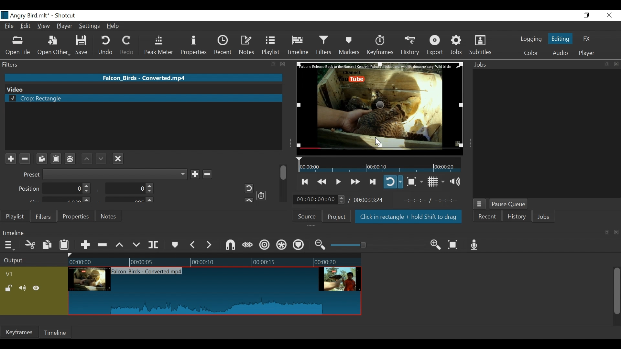 This screenshot has height=349, width=621. What do you see at coordinates (373, 182) in the screenshot?
I see `Skip to the next point` at bounding box center [373, 182].